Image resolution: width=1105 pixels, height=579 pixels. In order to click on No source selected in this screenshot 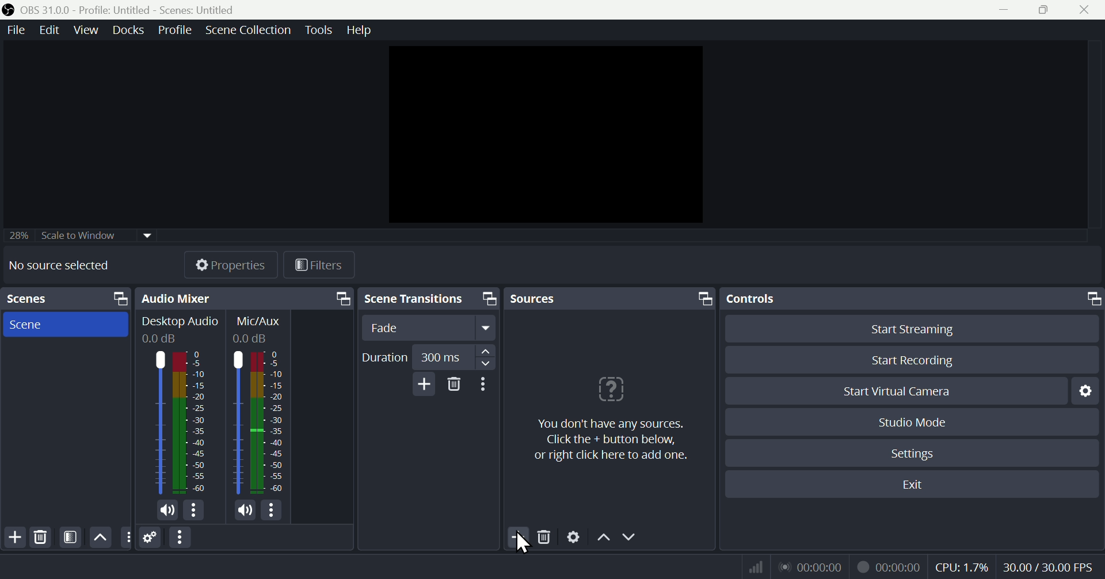, I will do `click(59, 265)`.